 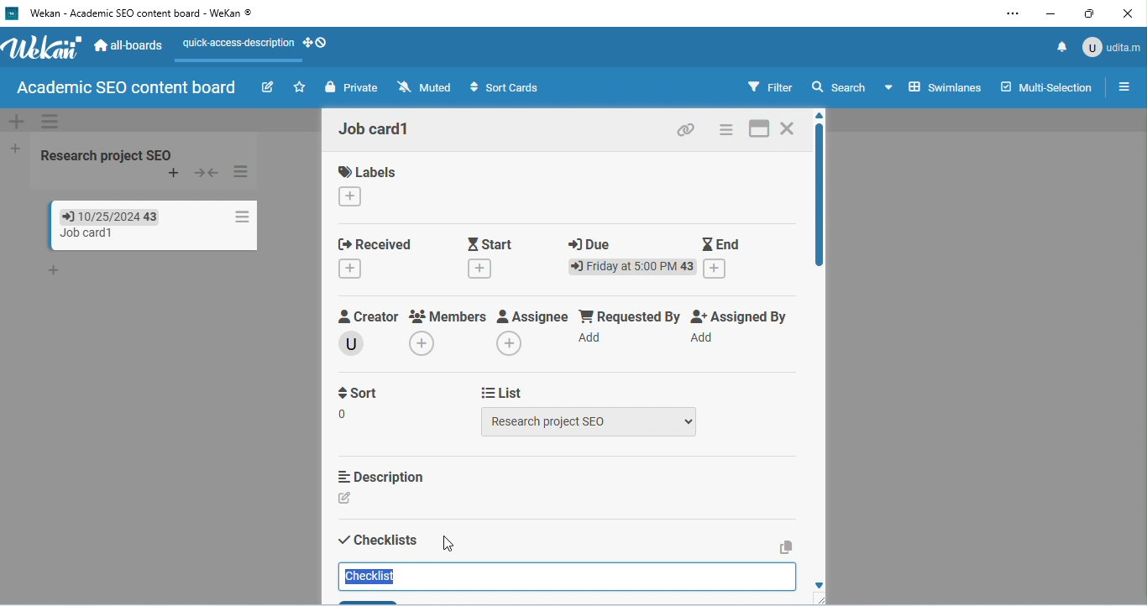 What do you see at coordinates (423, 86) in the screenshot?
I see `muted` at bounding box center [423, 86].